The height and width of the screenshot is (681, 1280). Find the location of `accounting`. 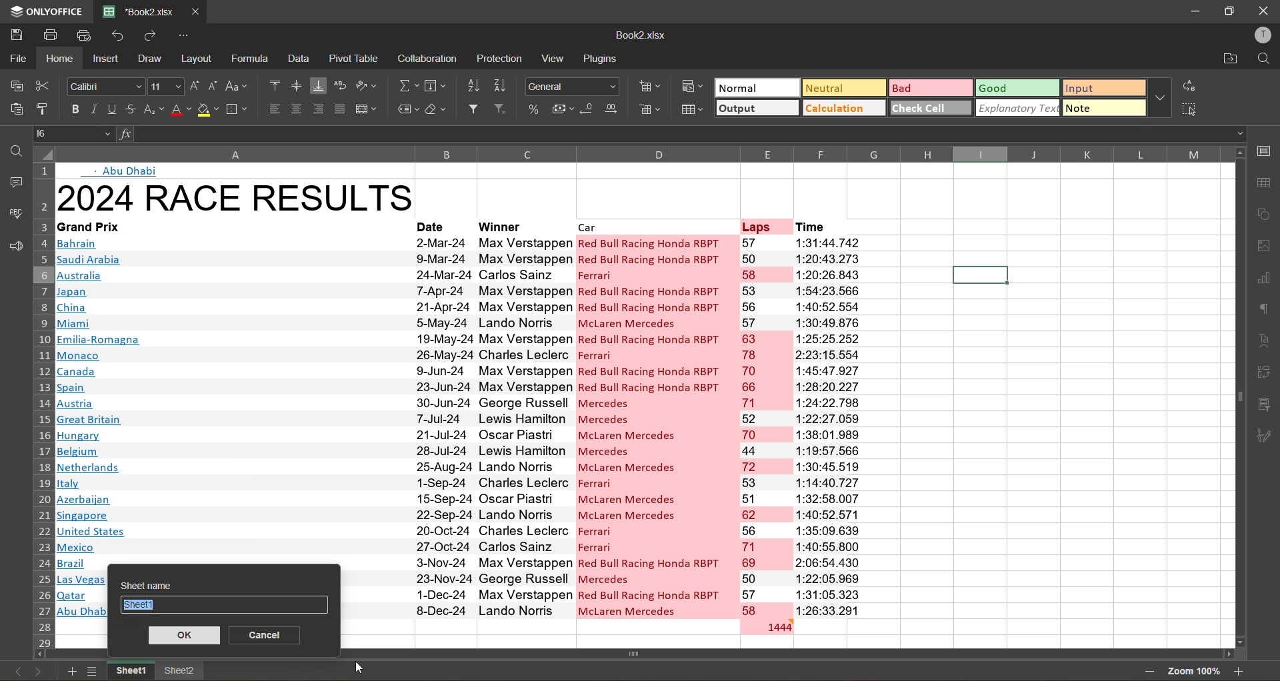

accounting is located at coordinates (561, 109).